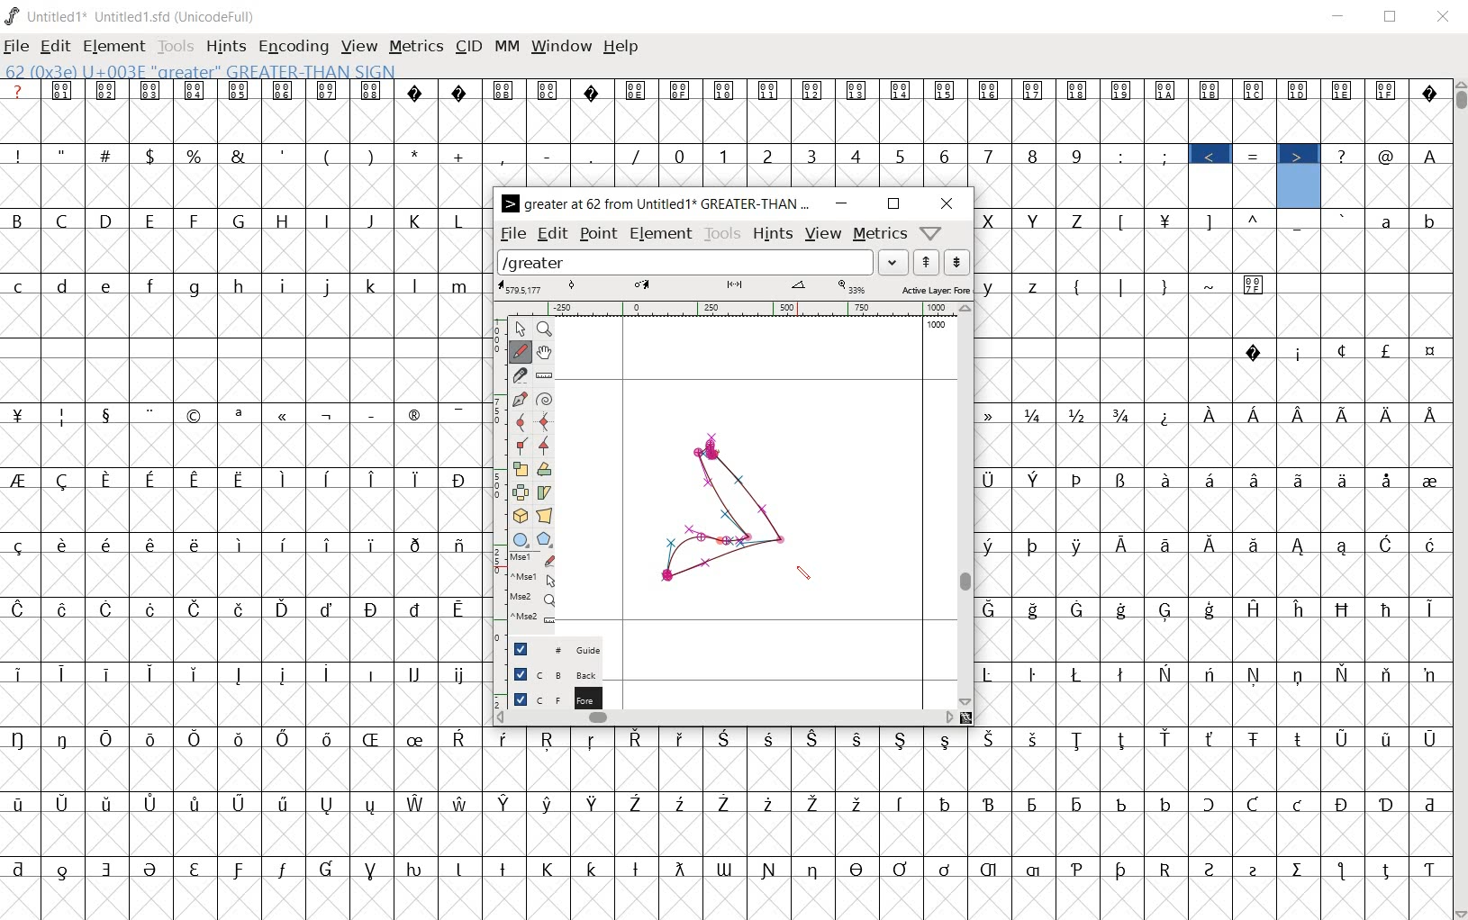 Image resolution: width=1468 pixels, height=920 pixels. I want to click on tools, so click(723, 235).